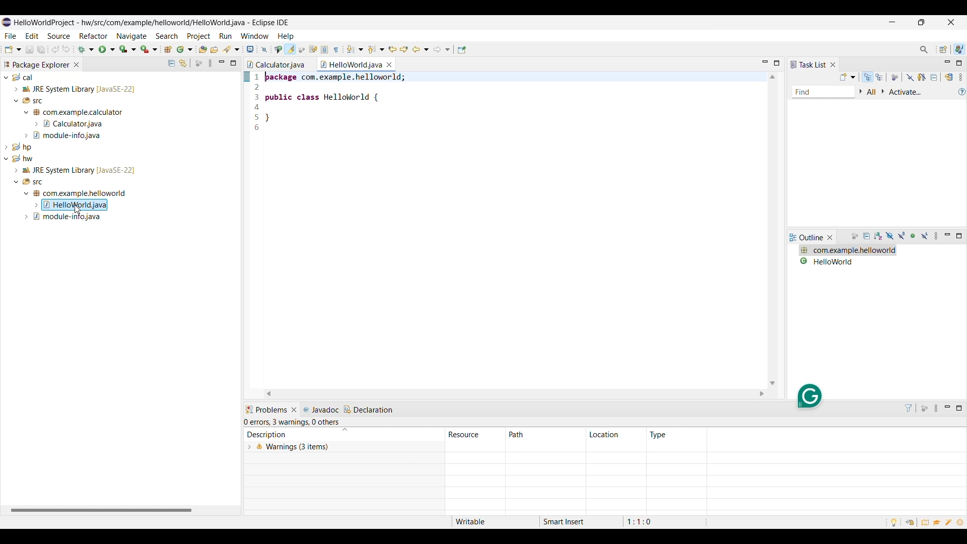 This screenshot has width=967, height=544. Describe the element at coordinates (867, 237) in the screenshot. I see `Collapse all` at that location.